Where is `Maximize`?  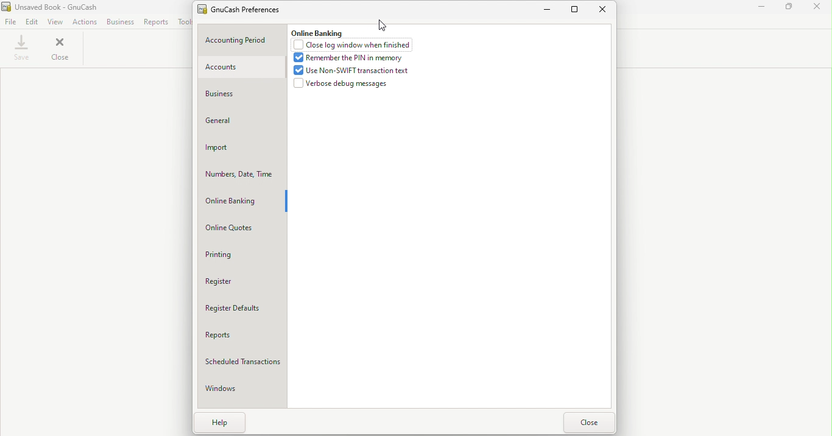
Maximize is located at coordinates (576, 9).